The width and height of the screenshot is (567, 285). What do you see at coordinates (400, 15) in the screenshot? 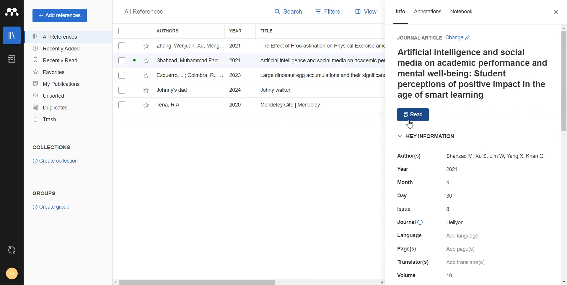
I see `Info` at bounding box center [400, 15].